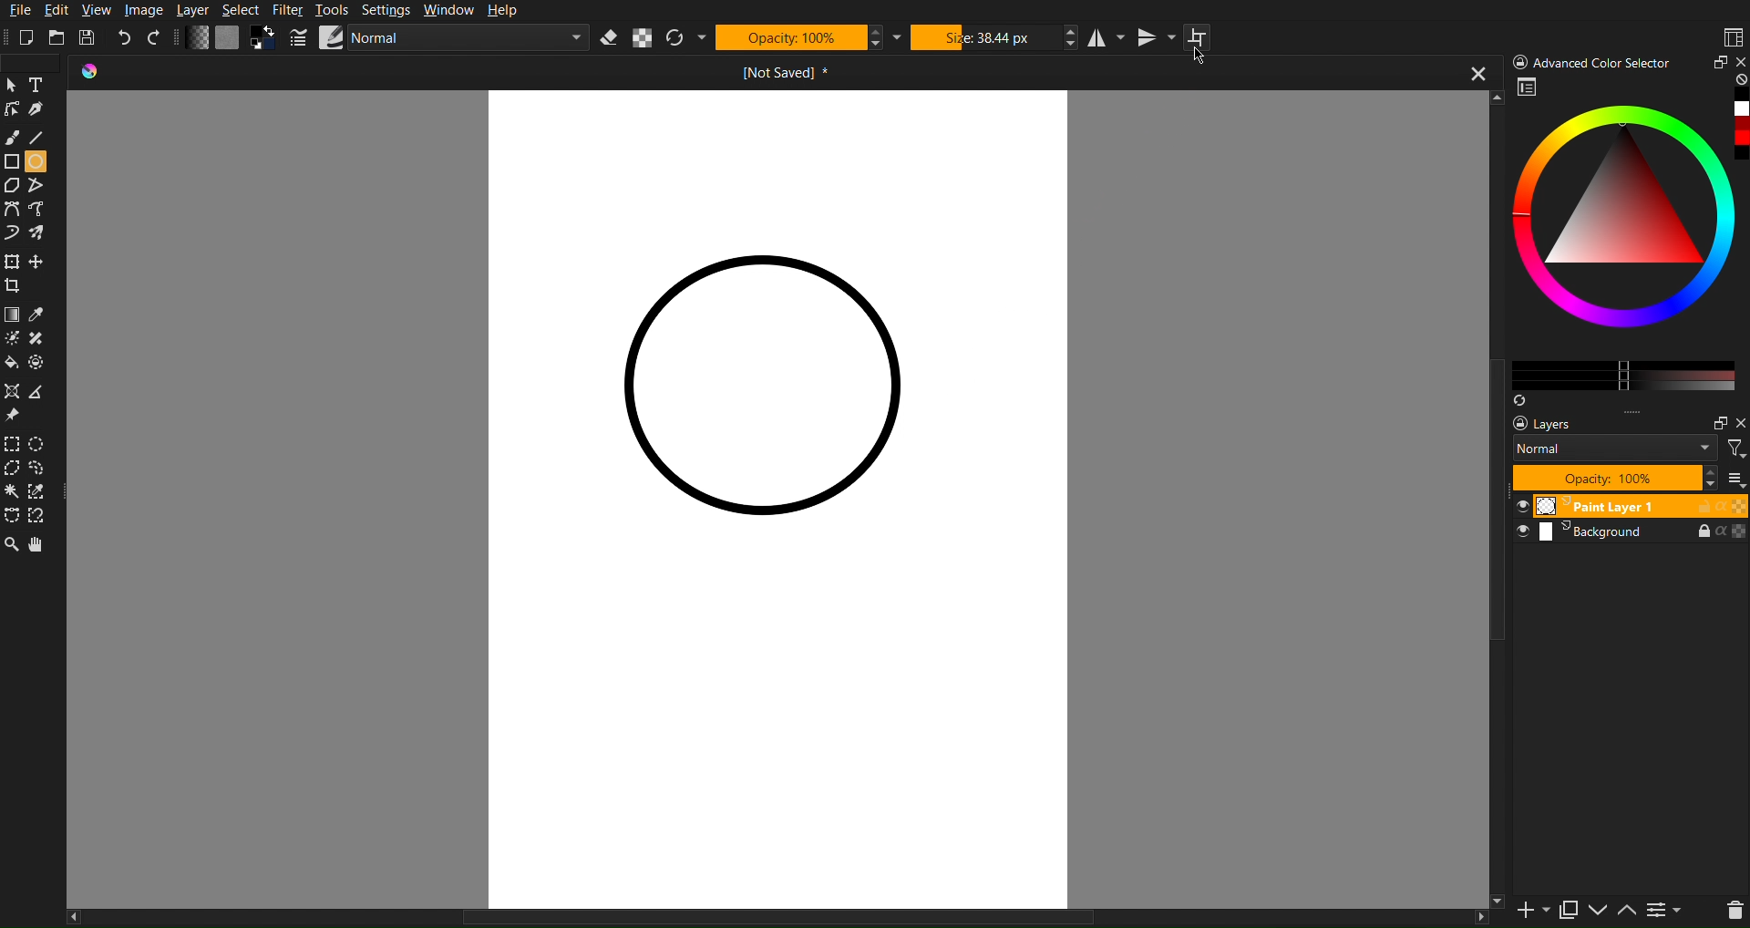 The height and width of the screenshot is (928, 1750). Describe the element at coordinates (390, 9) in the screenshot. I see `Settings` at that location.